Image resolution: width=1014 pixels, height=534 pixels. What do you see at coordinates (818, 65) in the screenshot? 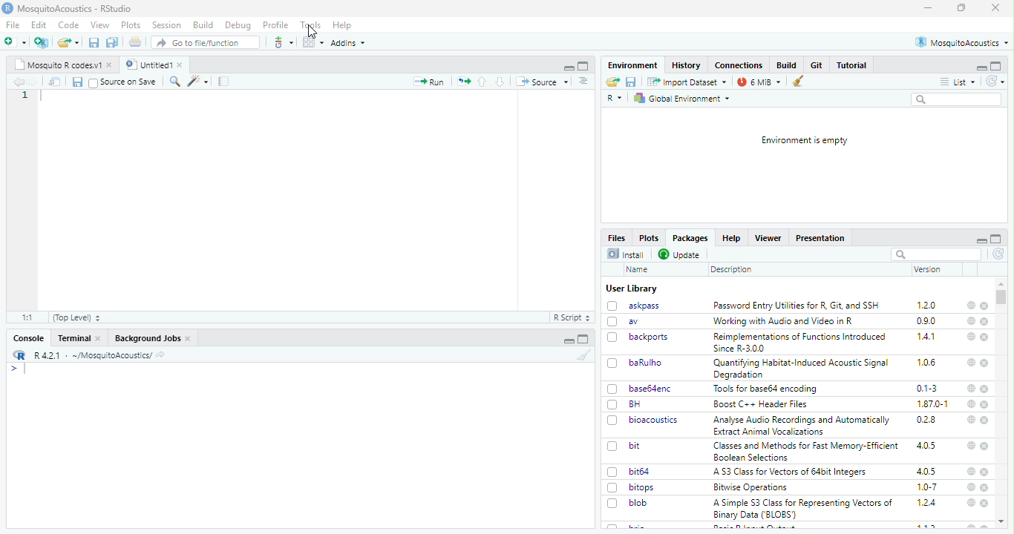
I see `Git` at bounding box center [818, 65].